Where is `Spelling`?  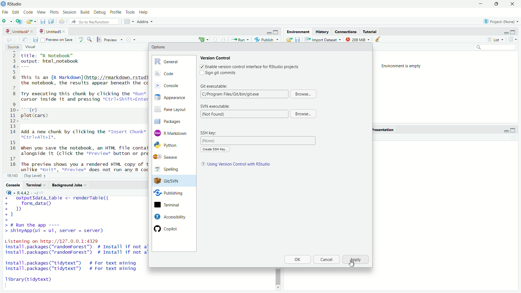
Spelling is located at coordinates (170, 170).